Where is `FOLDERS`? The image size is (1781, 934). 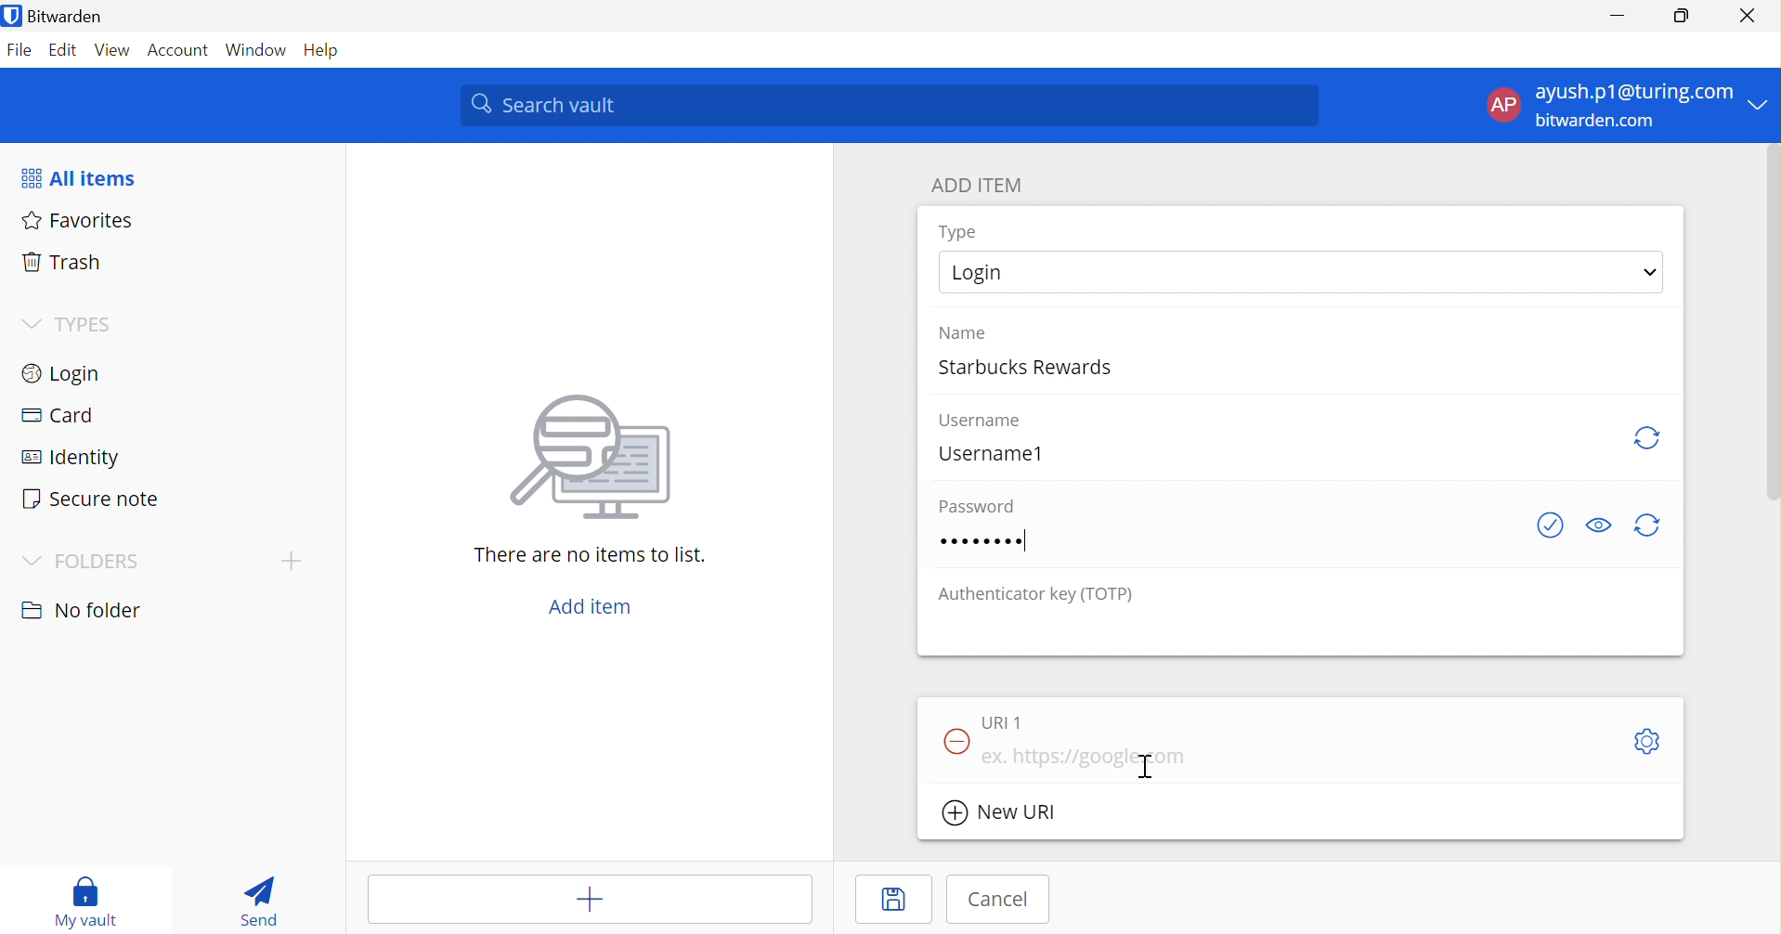 FOLDERS is located at coordinates (98, 564).